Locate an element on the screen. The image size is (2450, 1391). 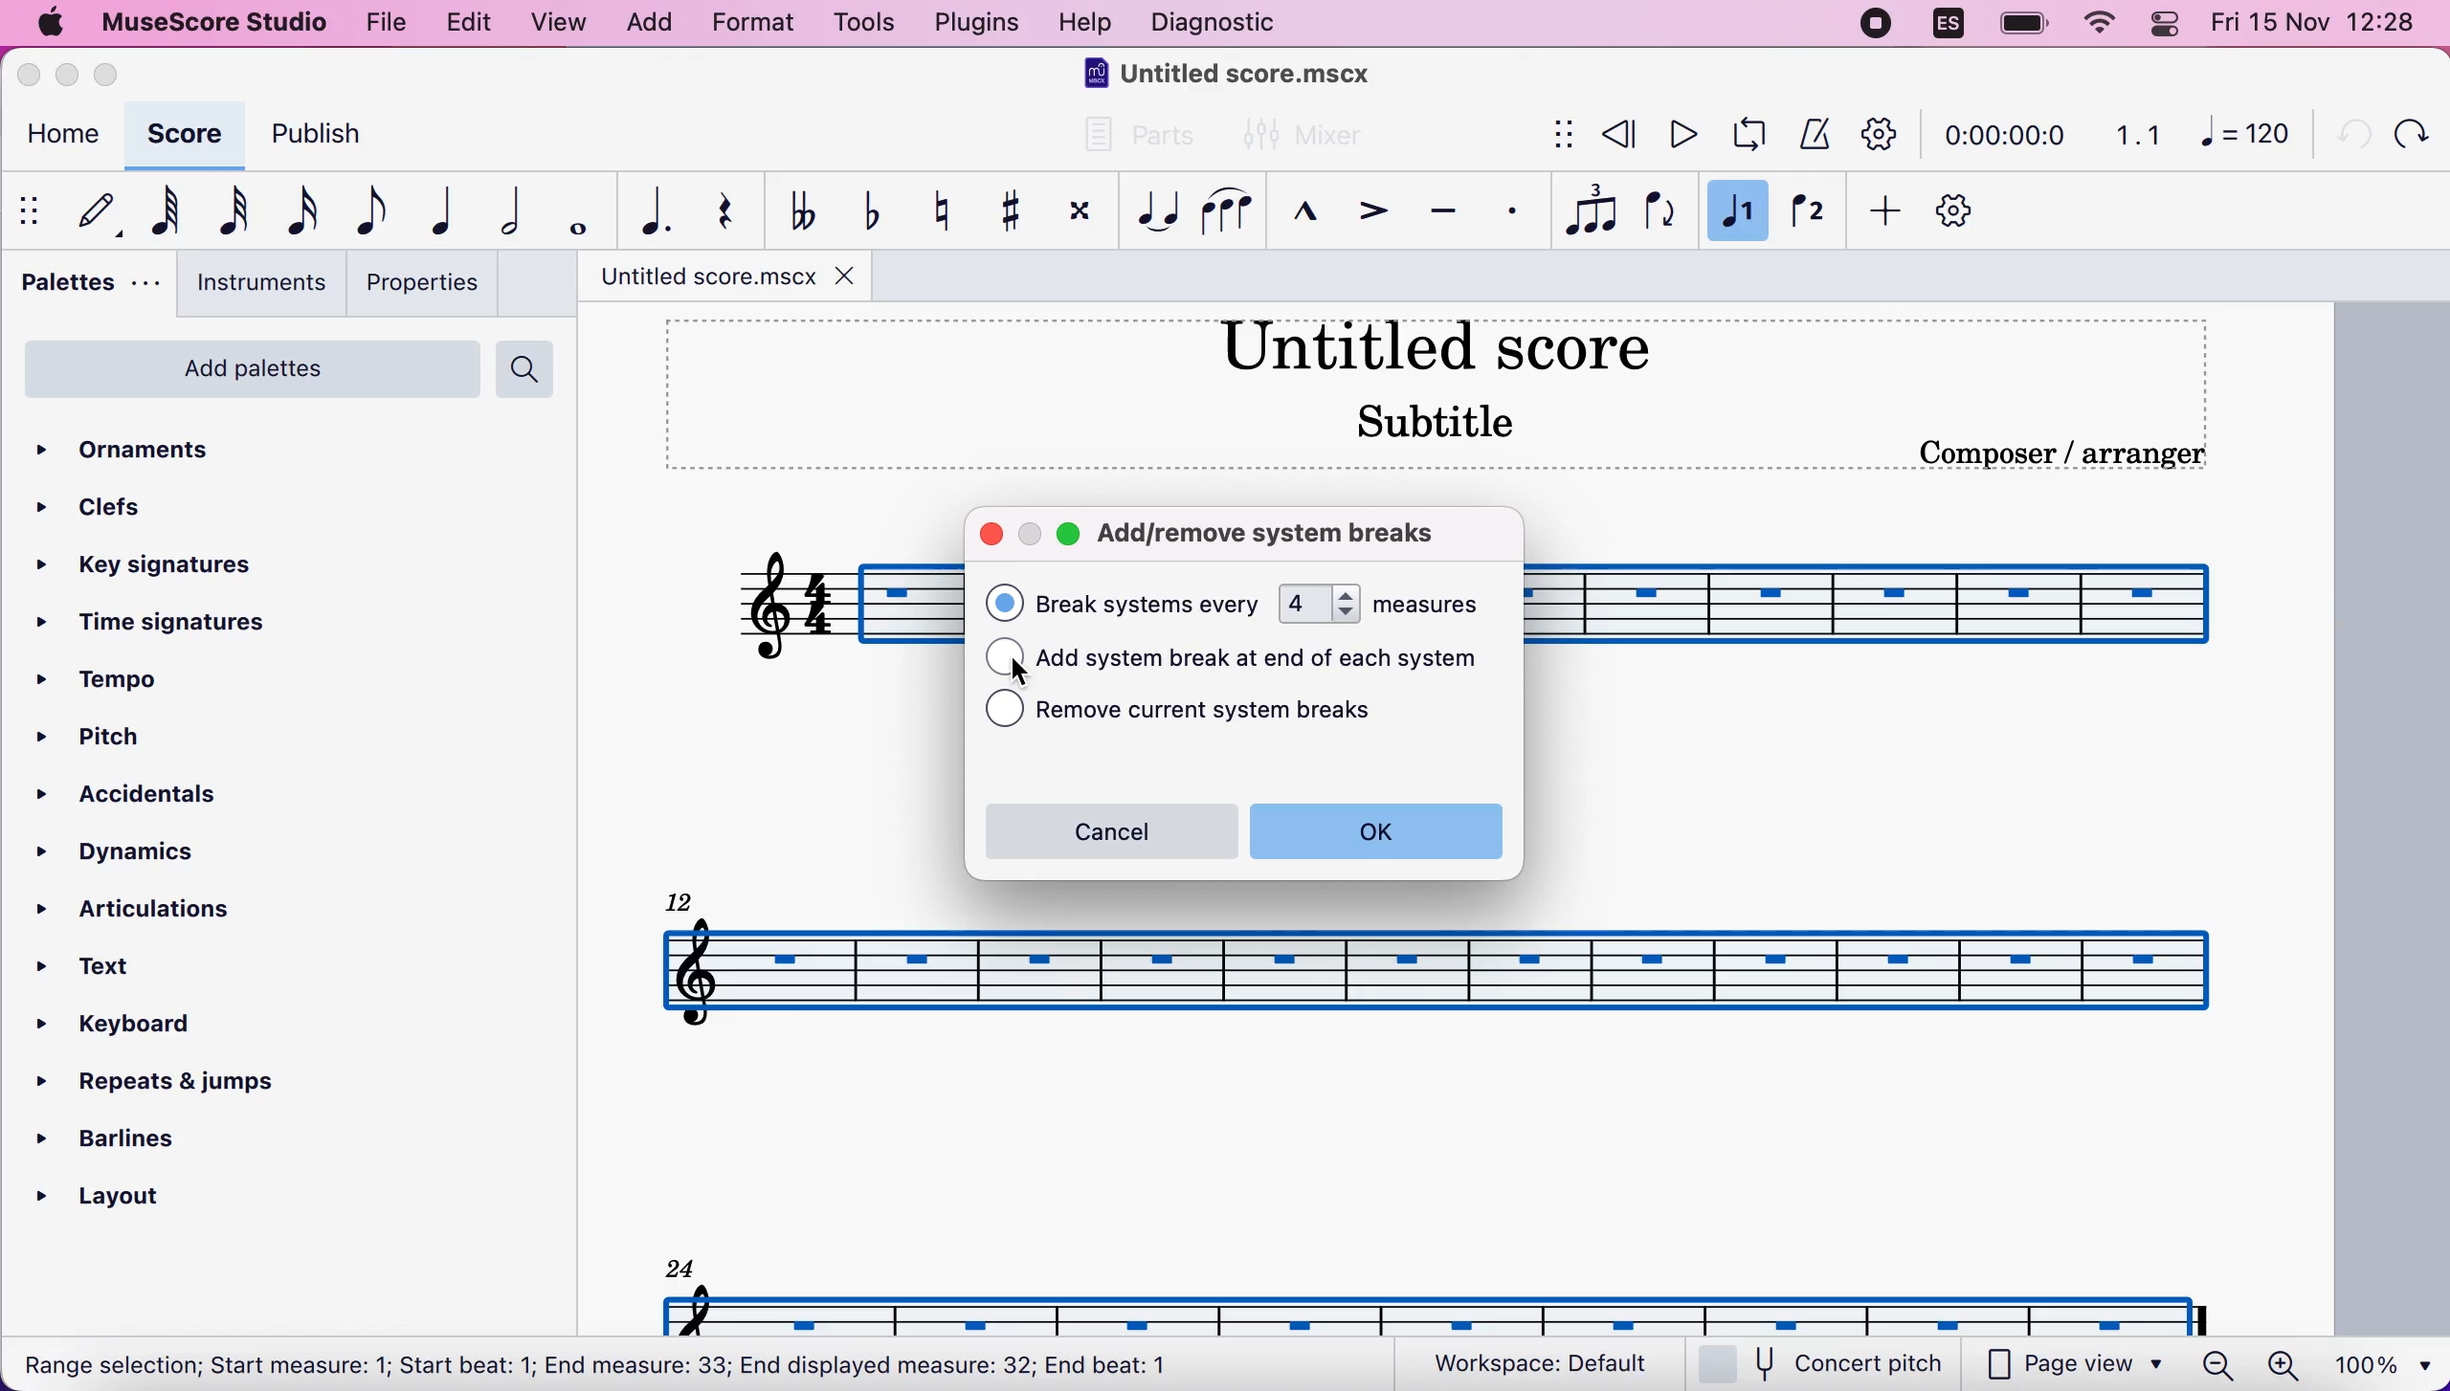
plugins is located at coordinates (972, 23).